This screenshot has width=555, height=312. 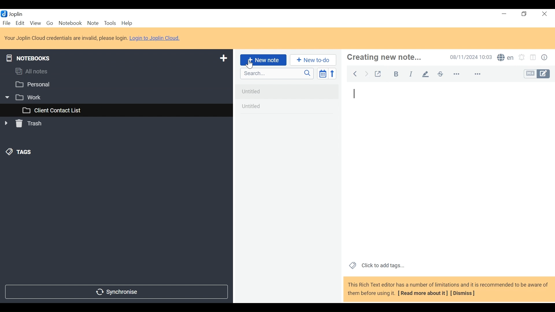 What do you see at coordinates (396, 74) in the screenshot?
I see `Bold` at bounding box center [396, 74].